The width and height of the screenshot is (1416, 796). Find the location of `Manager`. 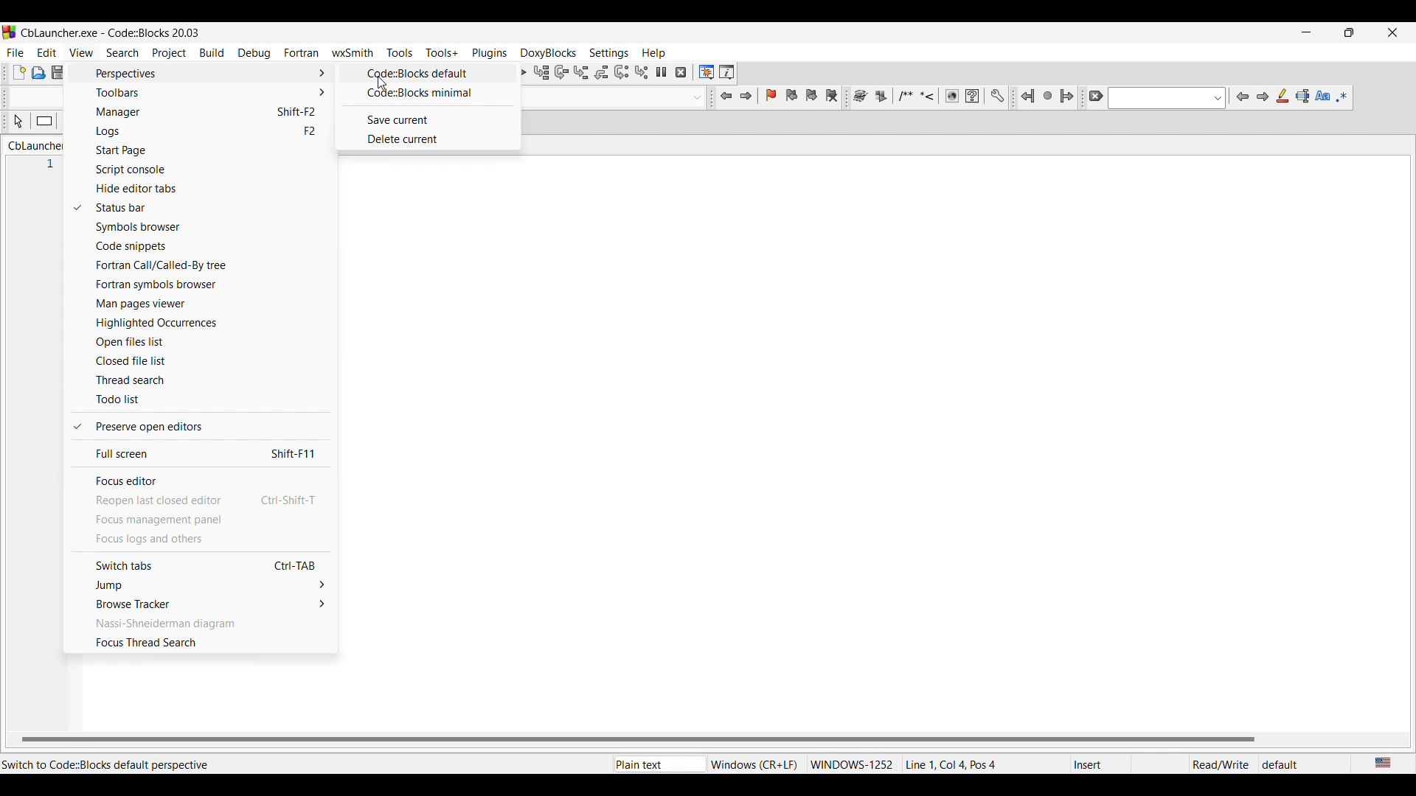

Manager is located at coordinates (210, 112).